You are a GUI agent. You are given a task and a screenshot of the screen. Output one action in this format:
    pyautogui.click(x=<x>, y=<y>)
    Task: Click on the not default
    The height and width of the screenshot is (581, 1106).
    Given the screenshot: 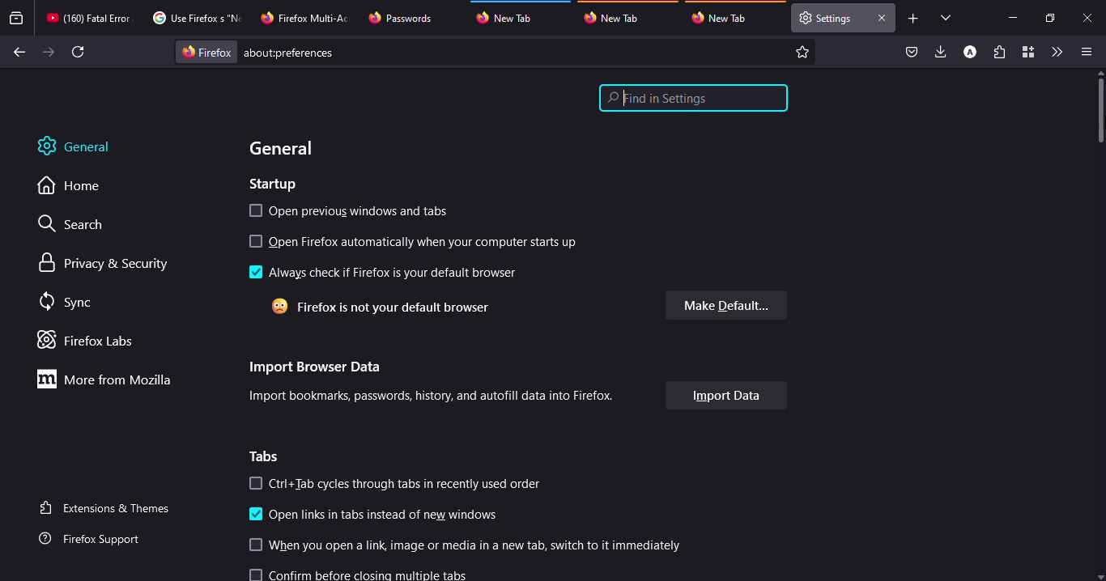 What is the action you would take?
    pyautogui.click(x=387, y=305)
    